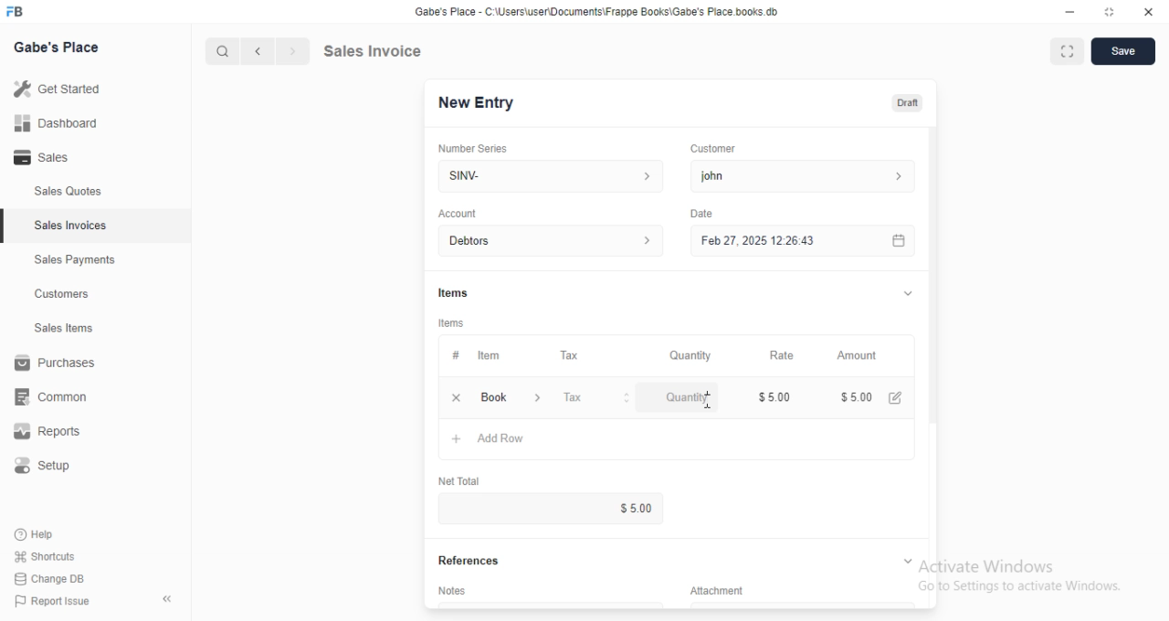 The height and width of the screenshot is (621, 1169). Describe the element at coordinates (73, 226) in the screenshot. I see `Sales Invoices` at that location.